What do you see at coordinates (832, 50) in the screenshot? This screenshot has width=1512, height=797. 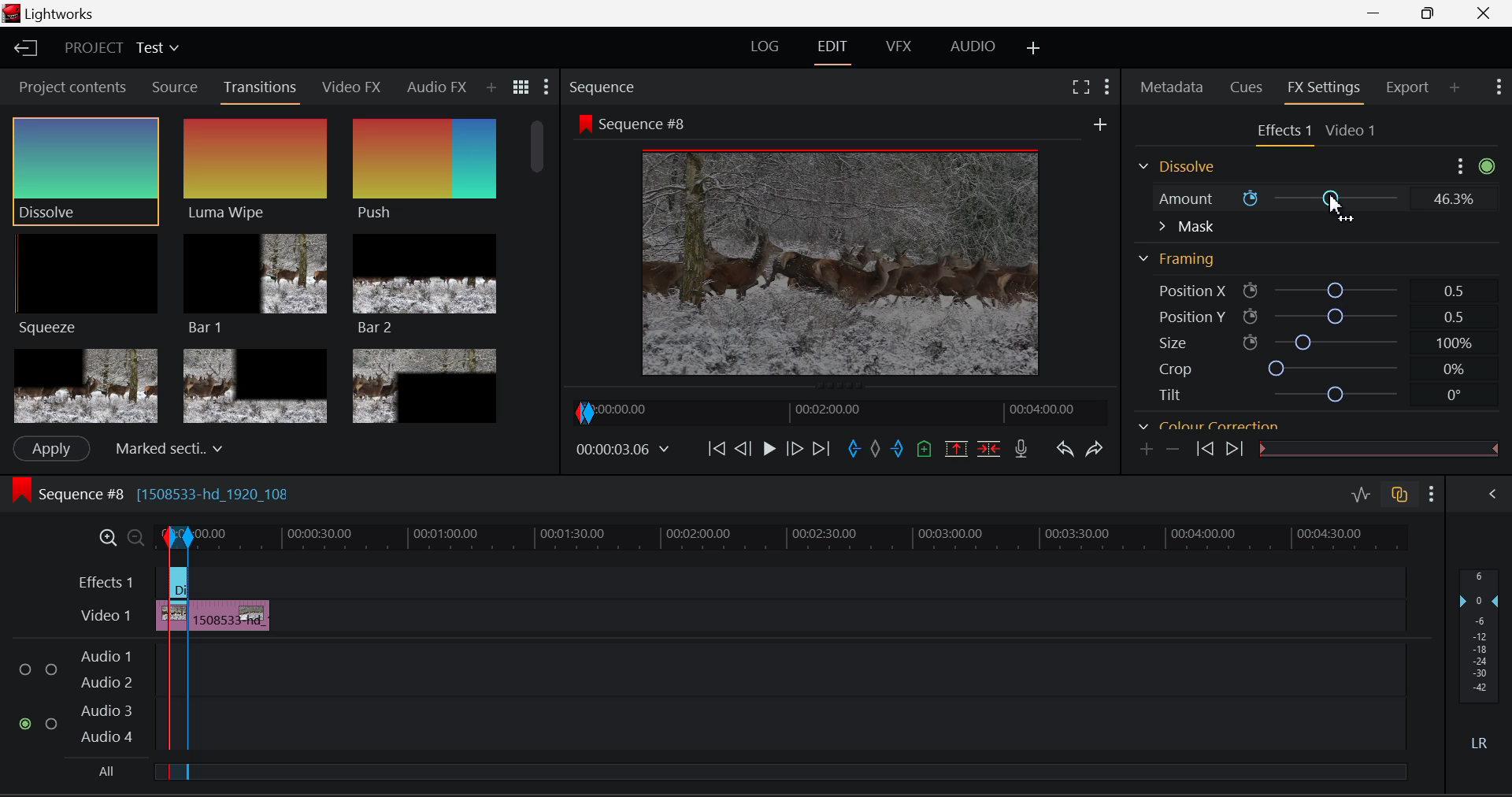 I see `EDIT Layout Open` at bounding box center [832, 50].